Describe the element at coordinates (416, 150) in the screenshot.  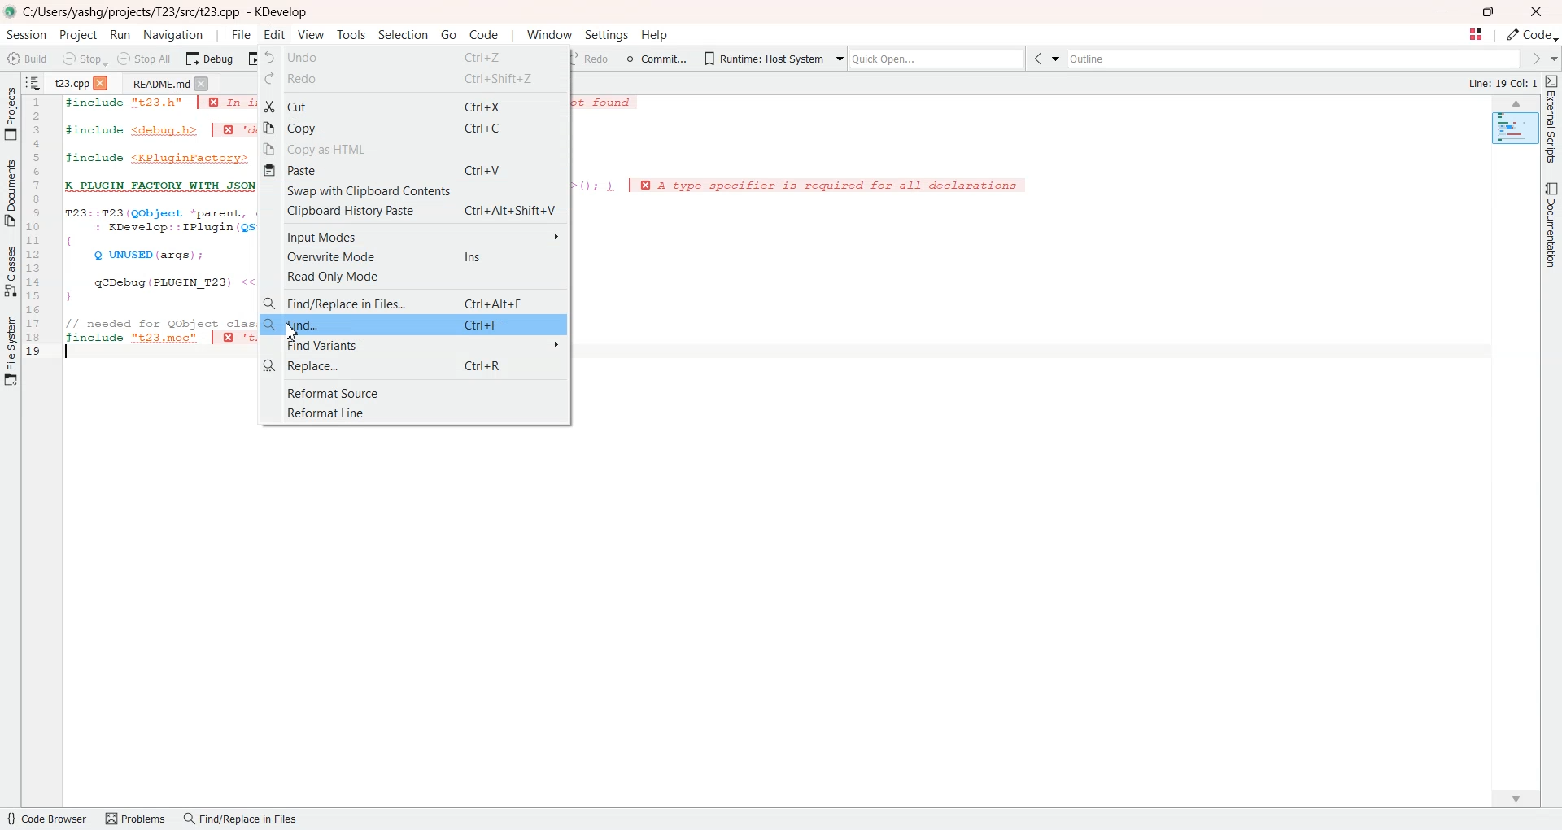
I see `Copy as HTML` at that location.